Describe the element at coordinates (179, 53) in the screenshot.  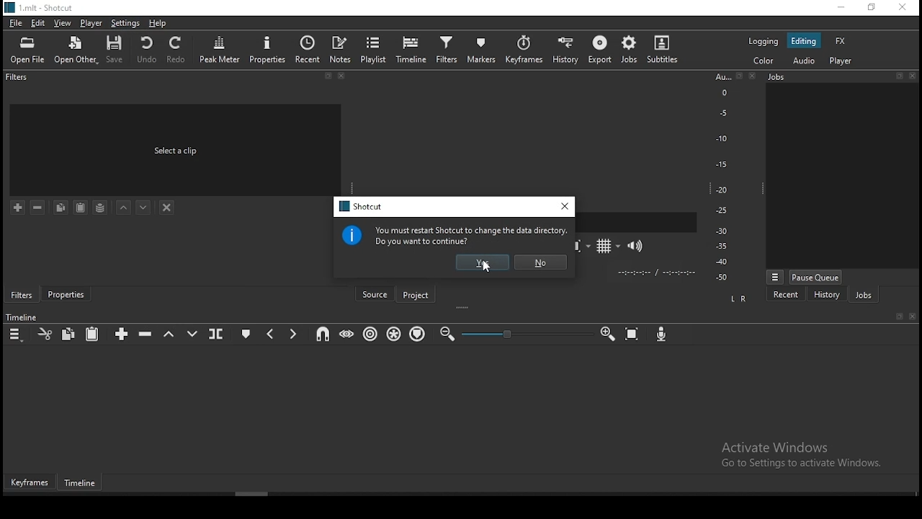
I see `redo` at that location.